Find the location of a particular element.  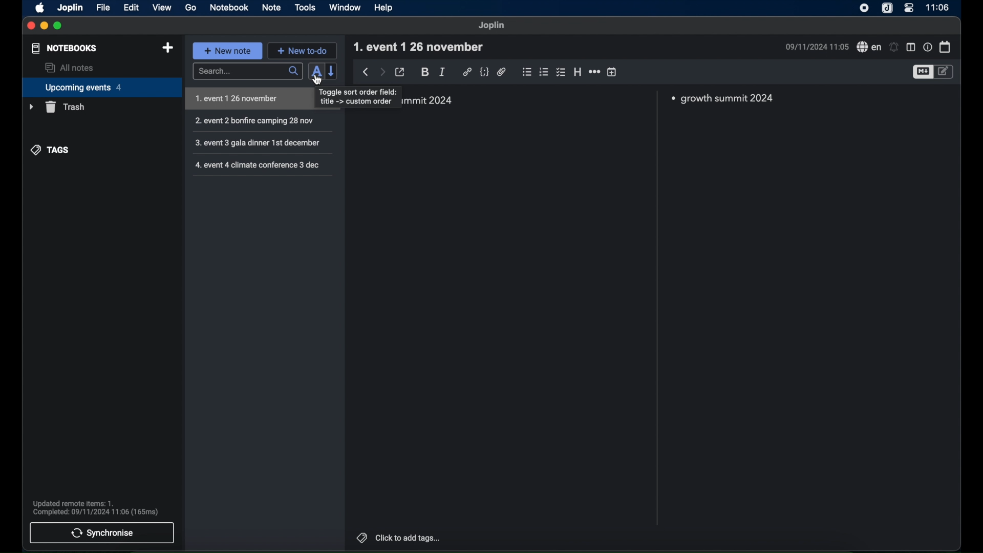

toggle sort is located at coordinates (317, 70).